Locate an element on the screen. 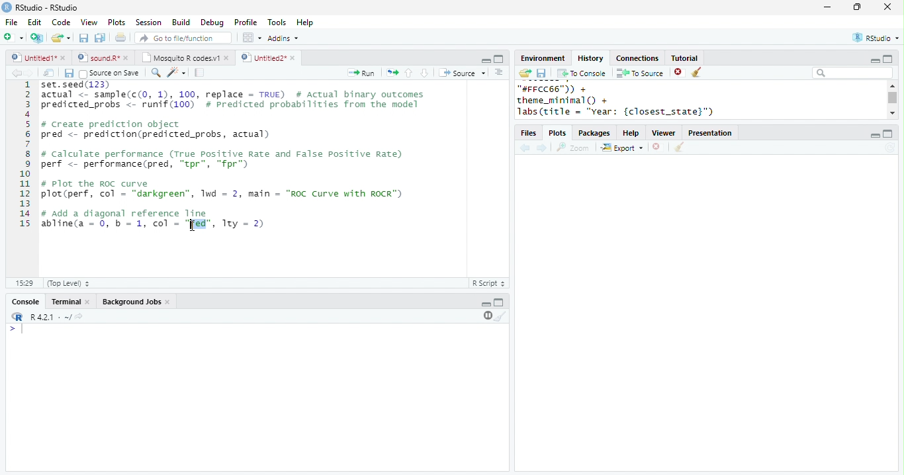 The width and height of the screenshot is (904, 475). new project is located at coordinates (38, 38).